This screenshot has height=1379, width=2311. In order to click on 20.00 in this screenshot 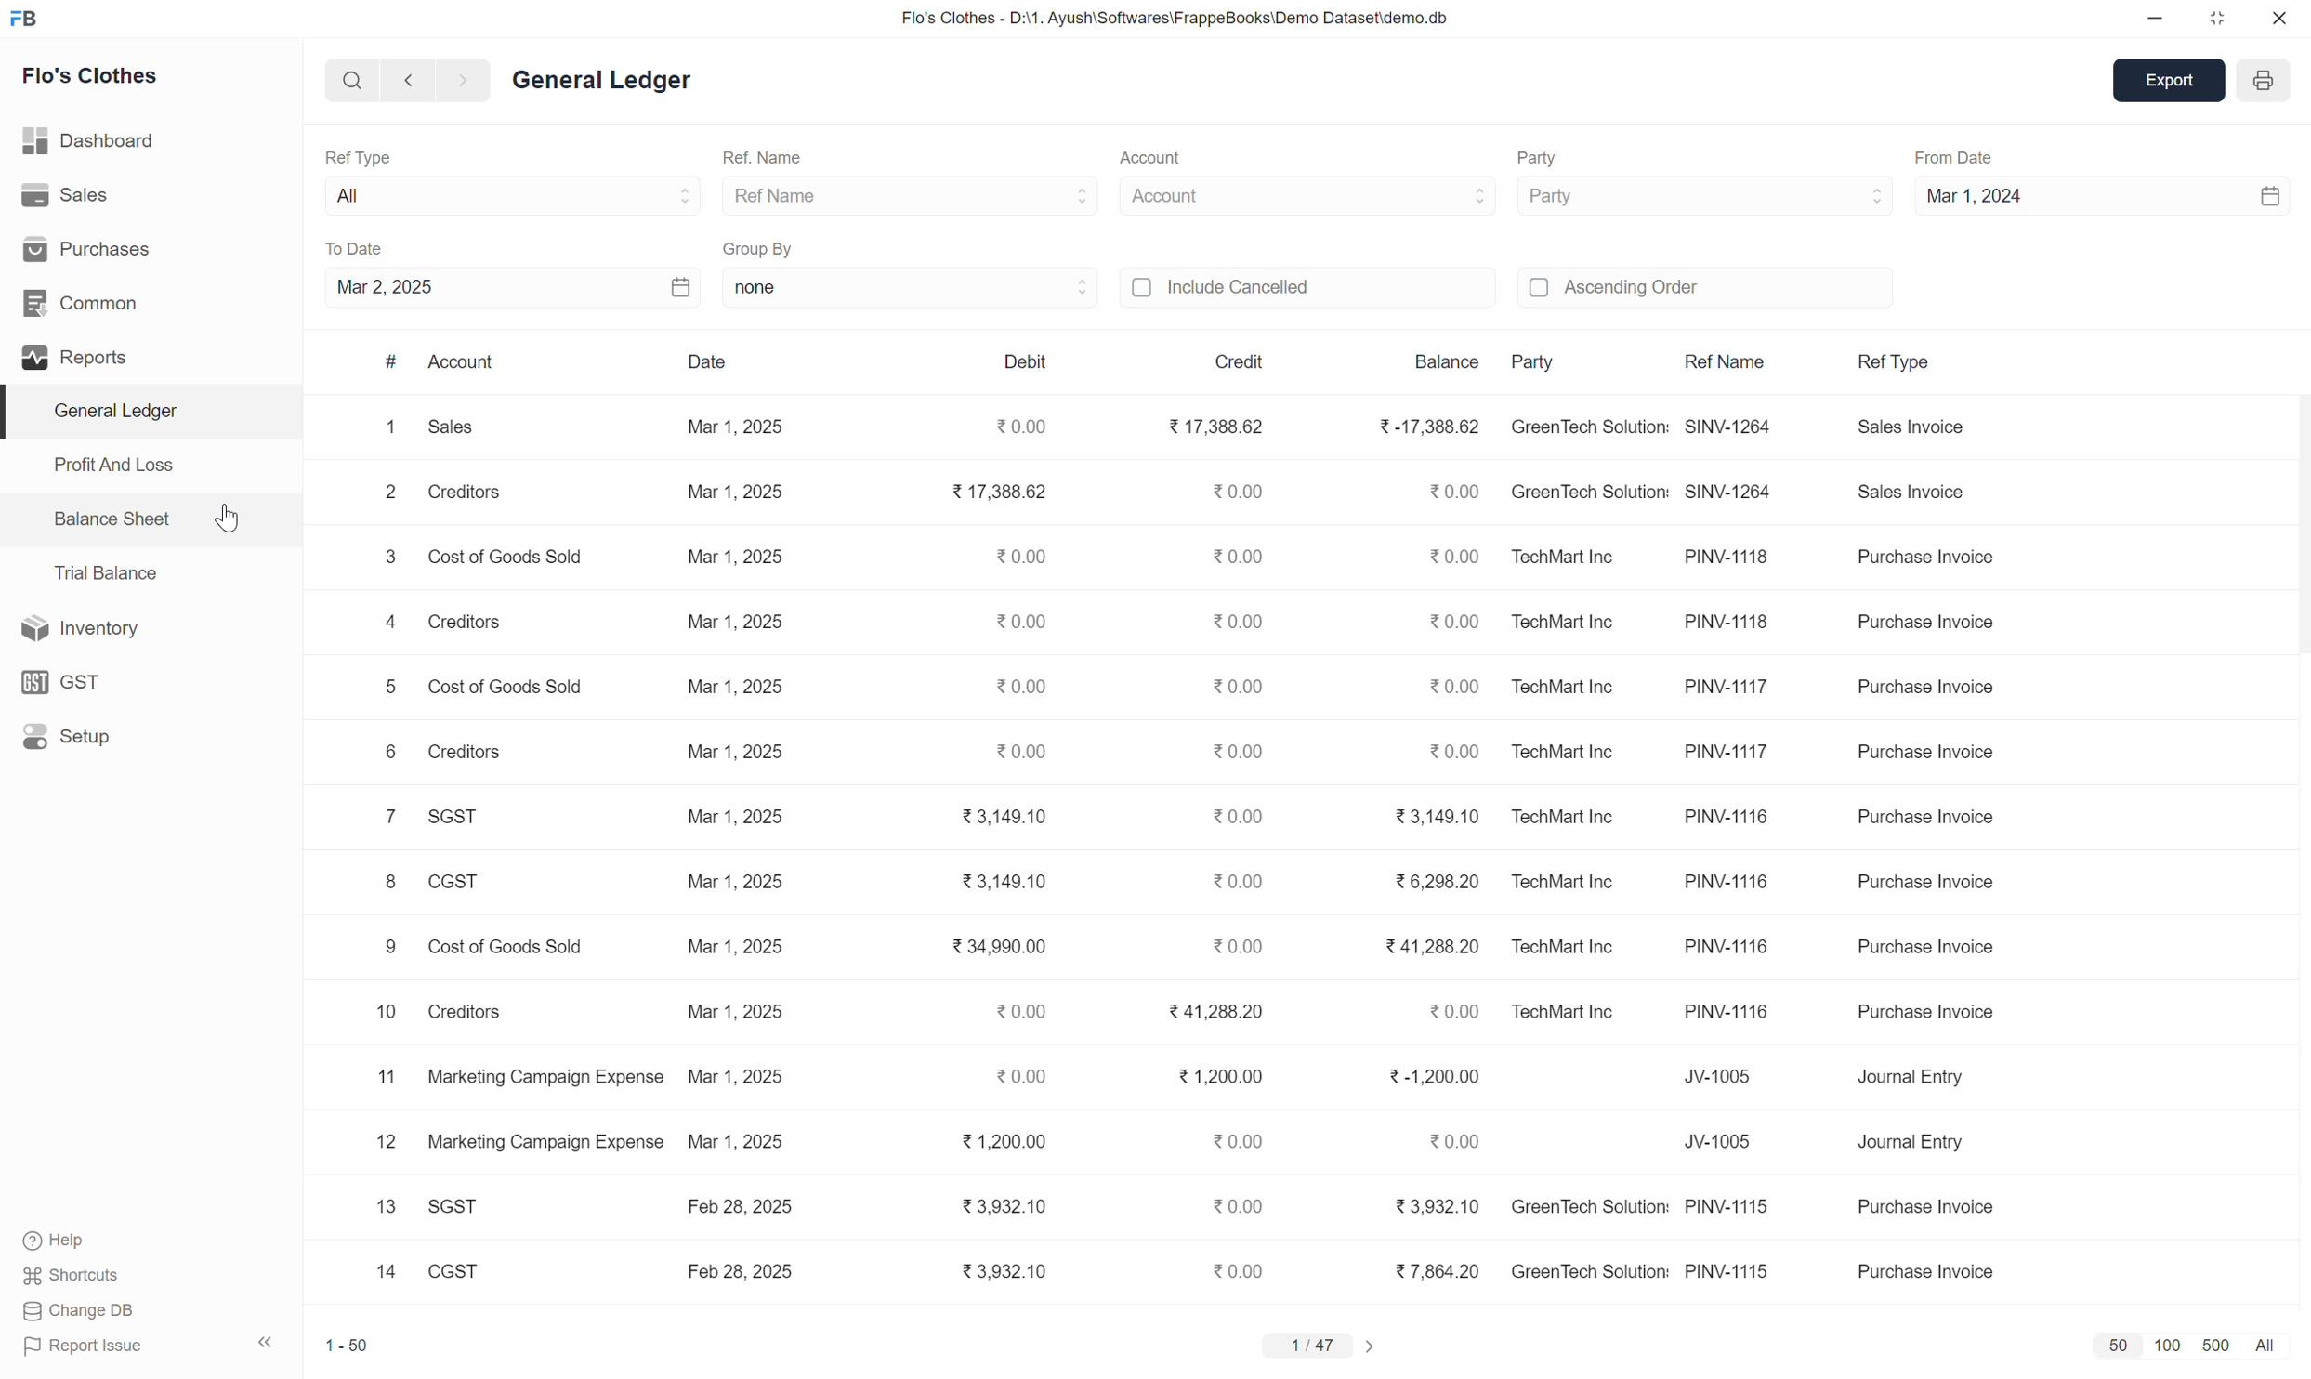, I will do `click(1012, 620)`.